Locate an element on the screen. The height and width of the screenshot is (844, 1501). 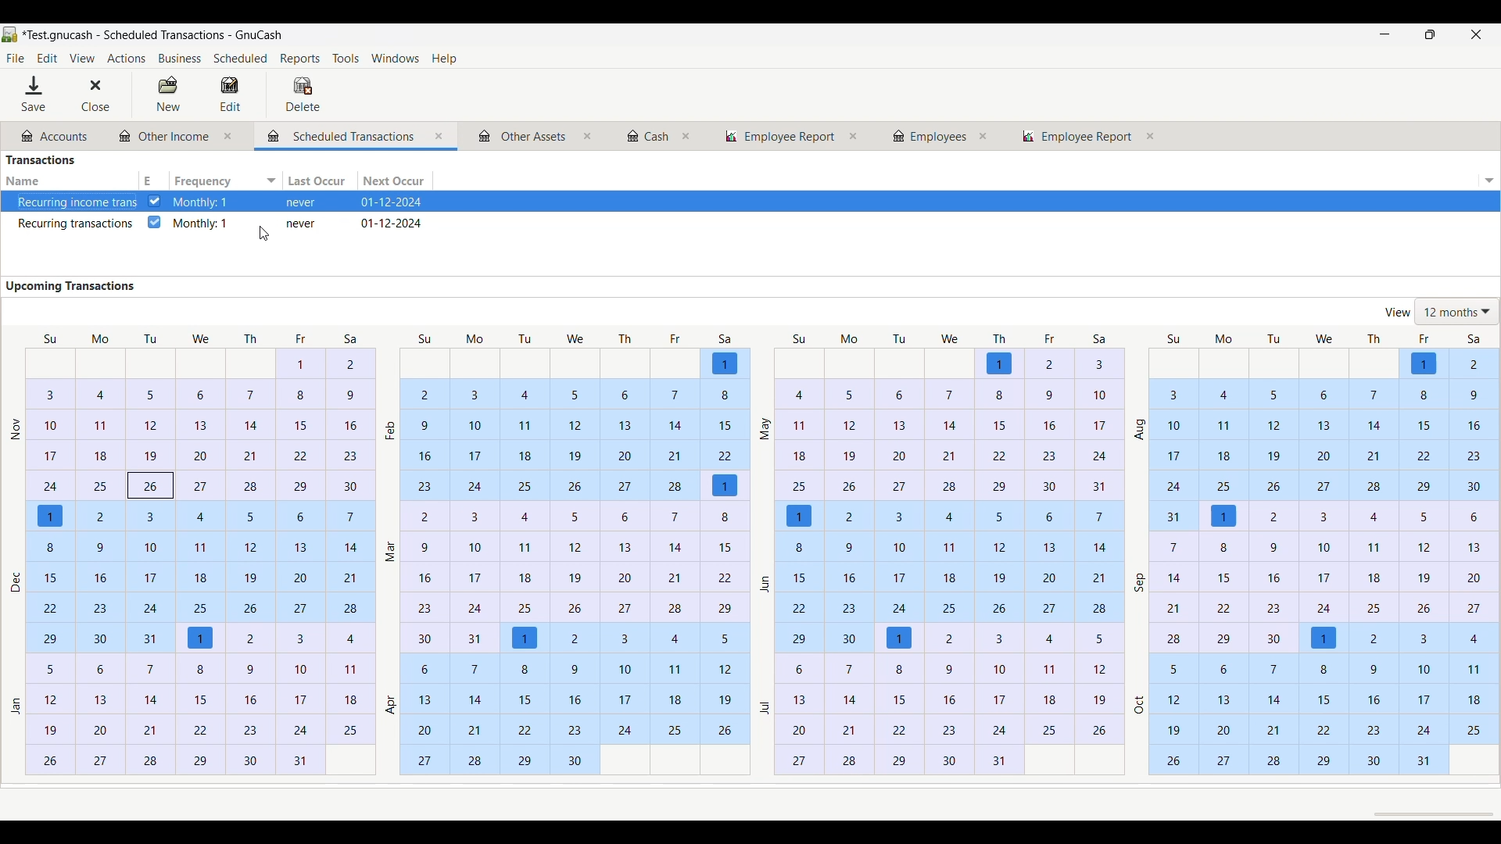
E column is located at coordinates (153, 181).